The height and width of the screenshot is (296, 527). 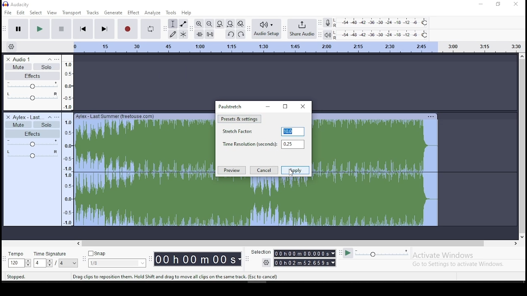 What do you see at coordinates (294, 258) in the screenshot?
I see `selection` at bounding box center [294, 258].